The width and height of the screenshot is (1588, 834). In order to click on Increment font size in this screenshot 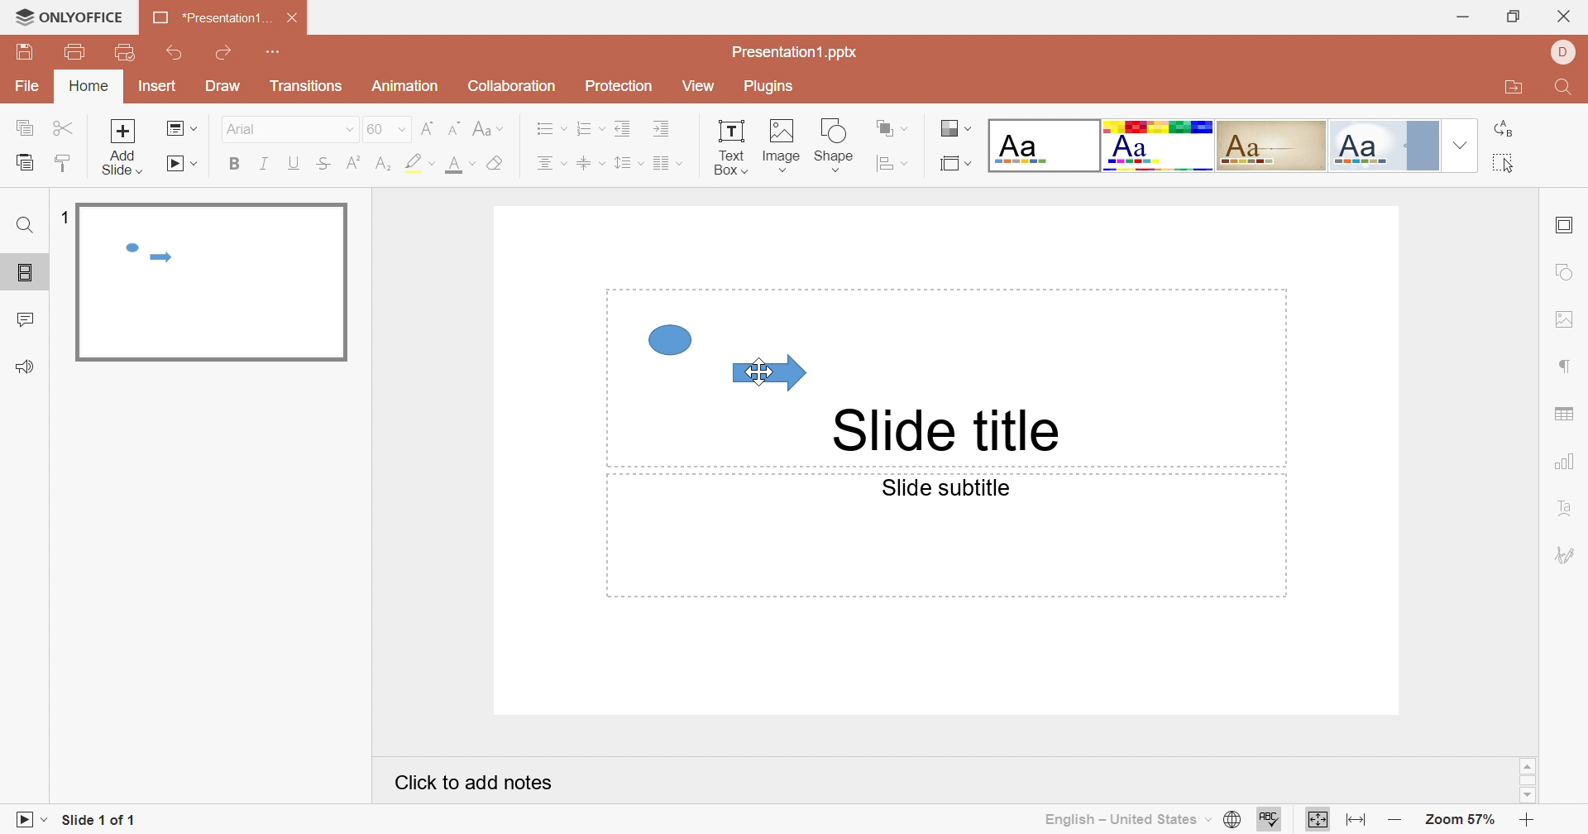, I will do `click(428, 127)`.